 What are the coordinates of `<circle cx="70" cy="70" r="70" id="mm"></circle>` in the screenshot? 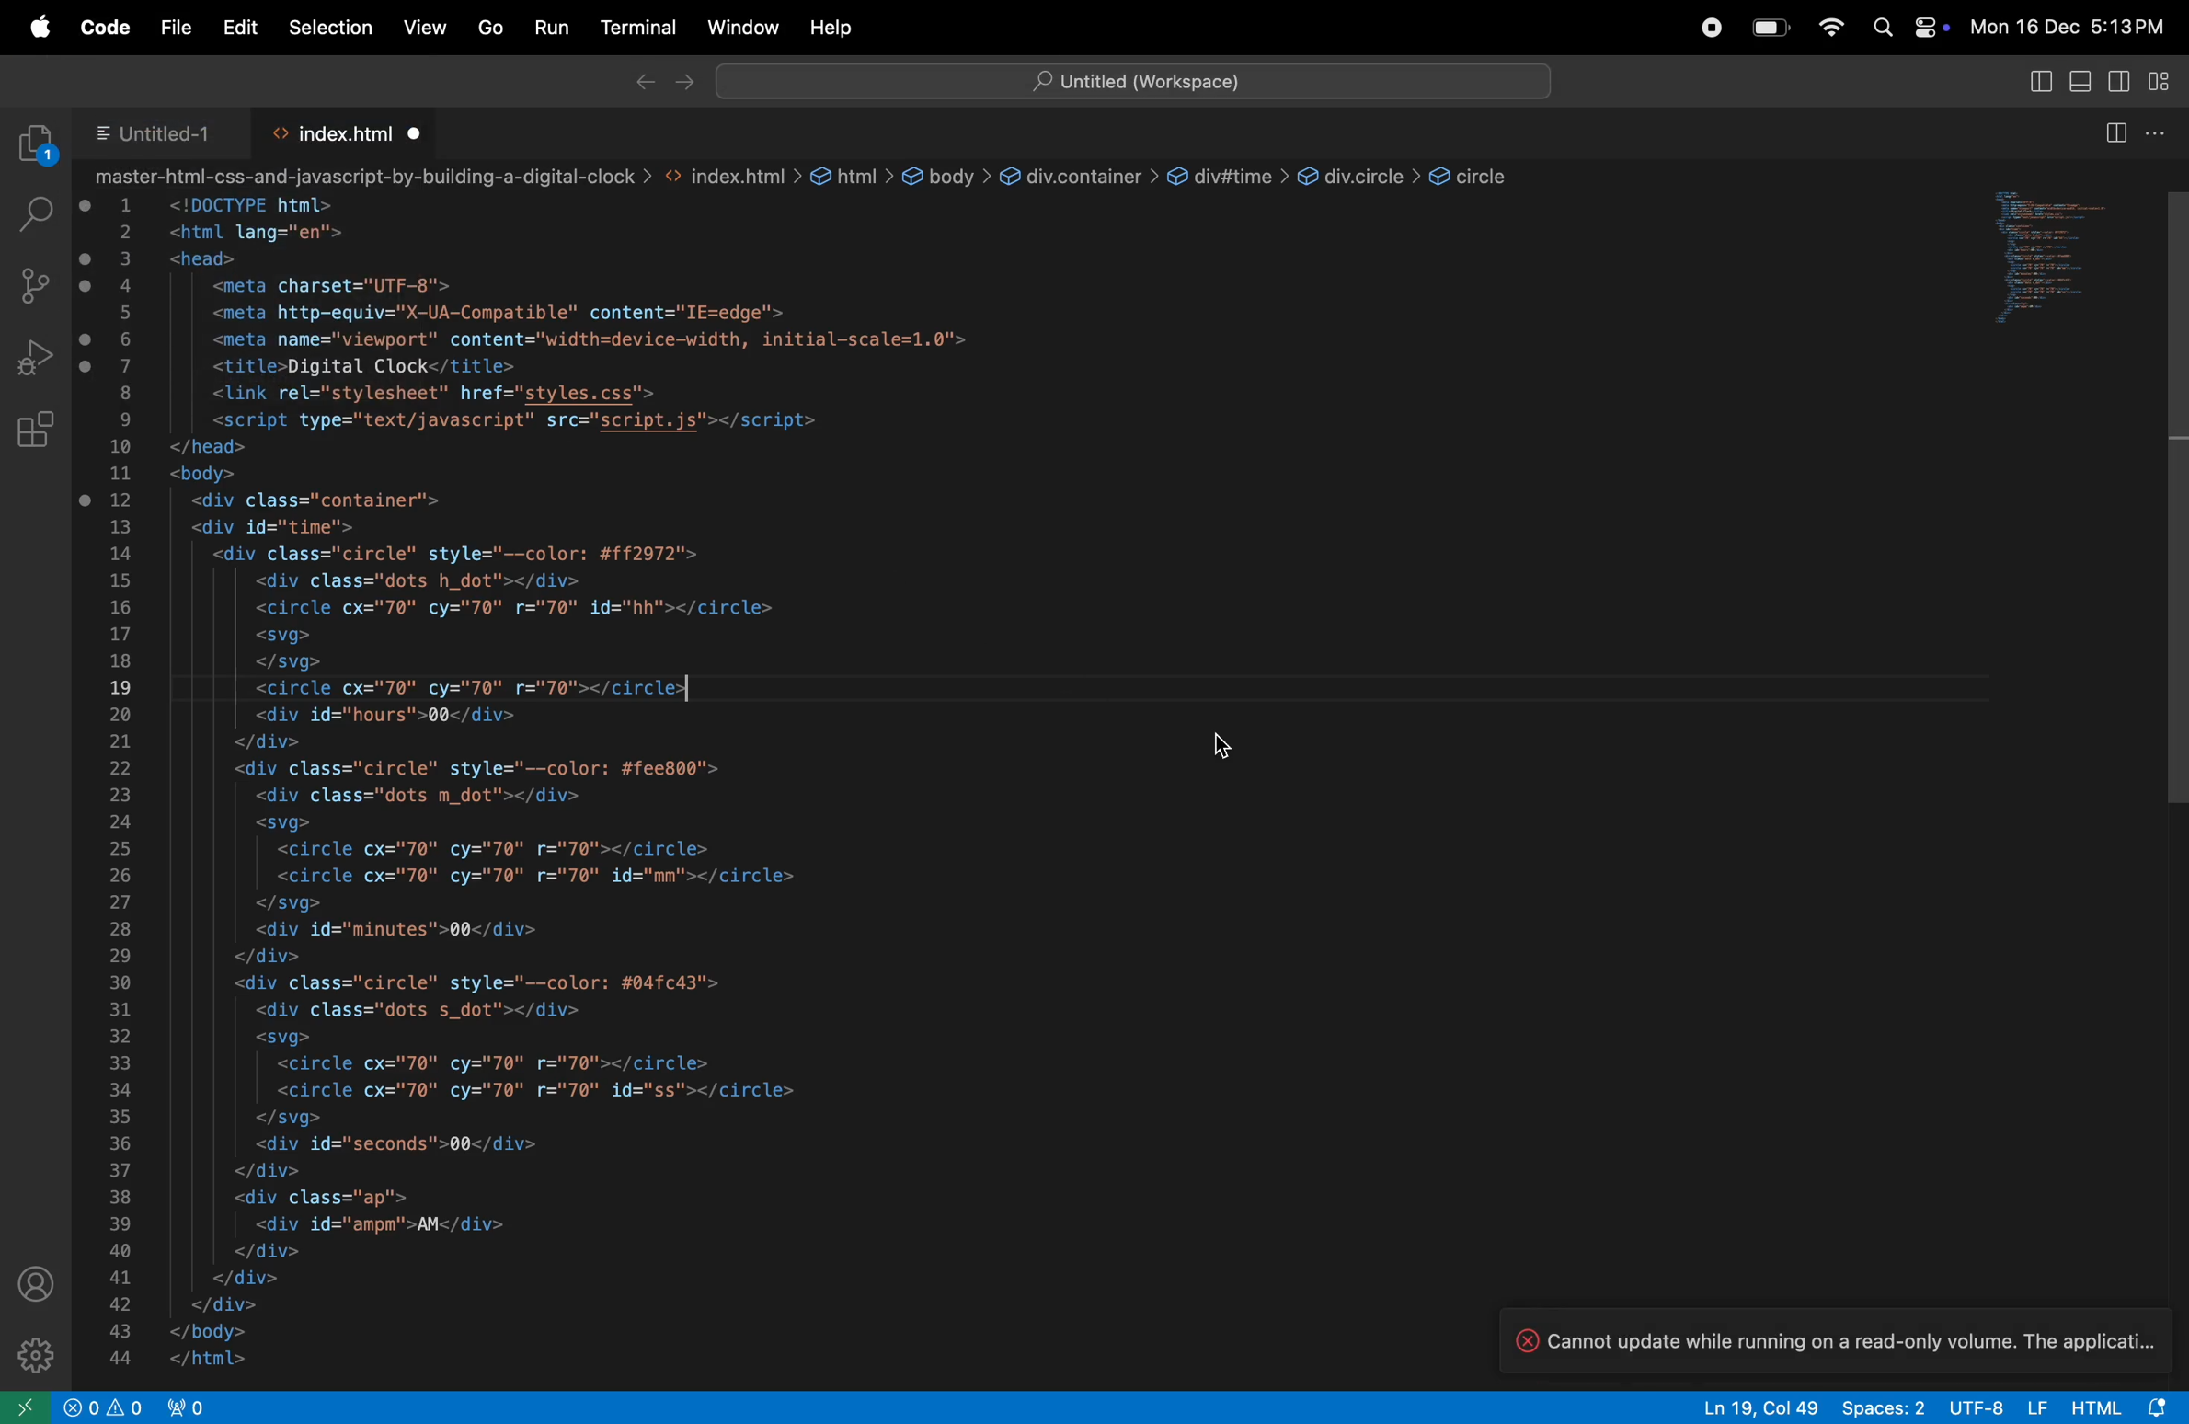 It's located at (546, 878).